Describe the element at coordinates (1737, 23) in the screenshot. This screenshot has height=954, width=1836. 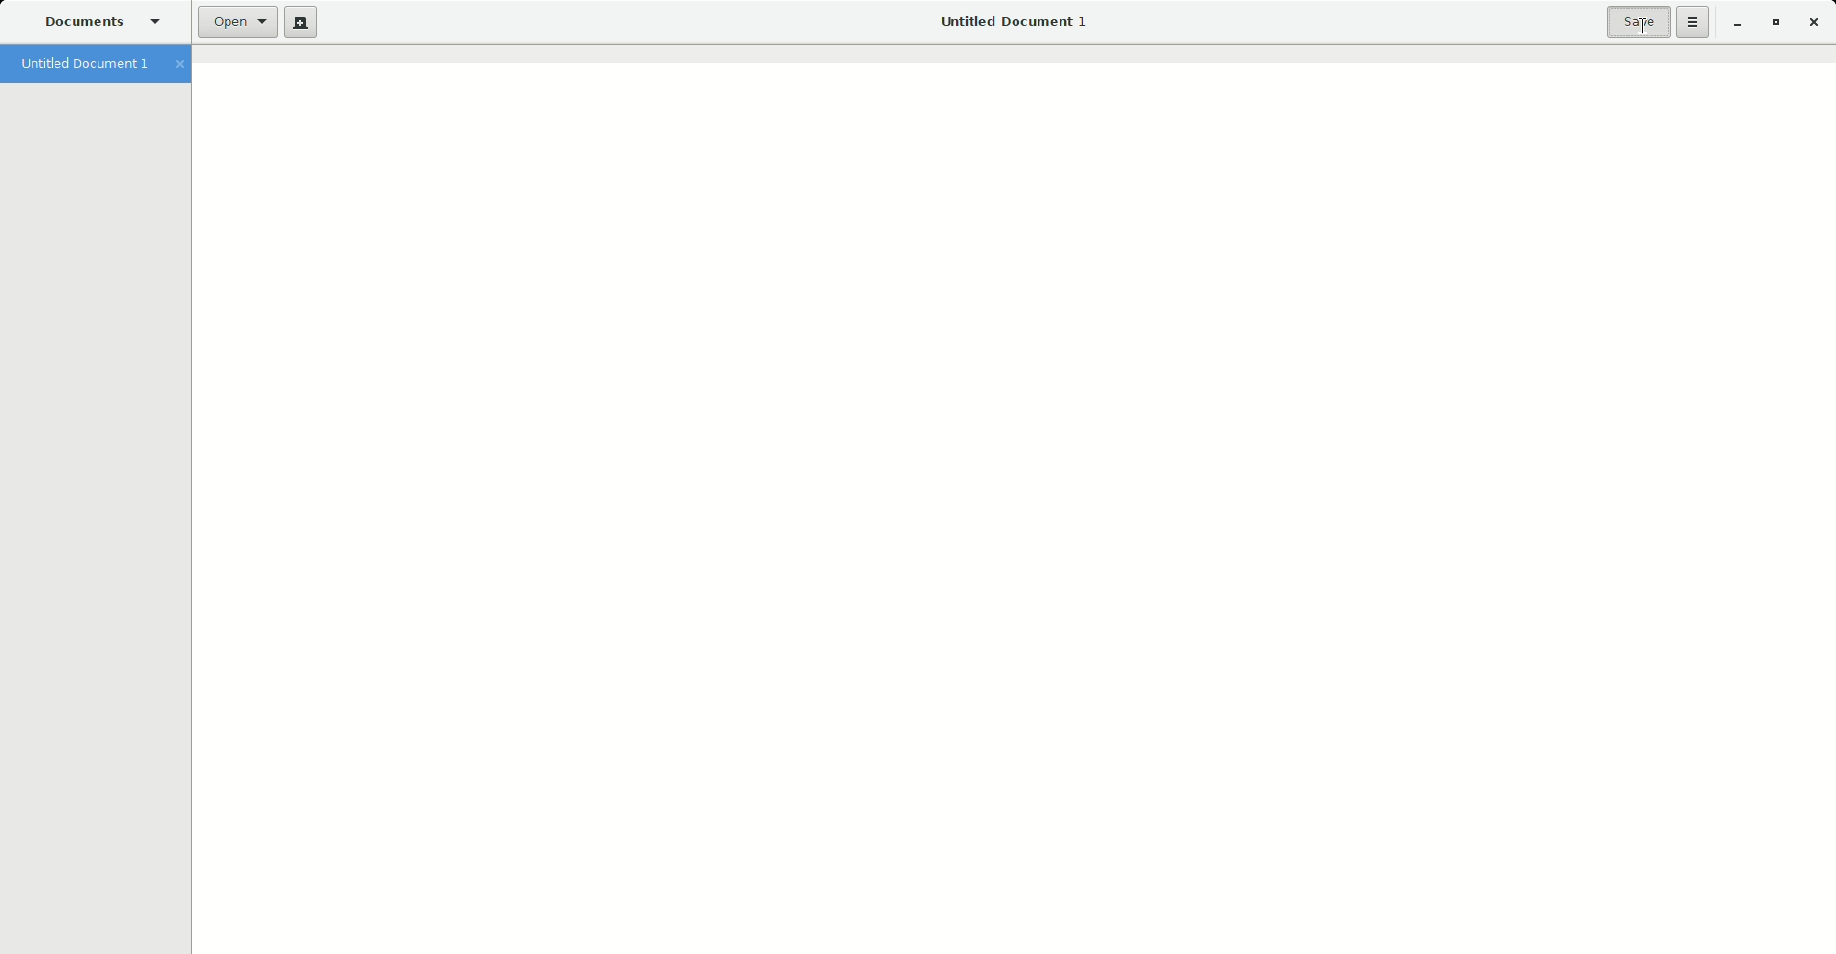
I see `Minimize` at that location.